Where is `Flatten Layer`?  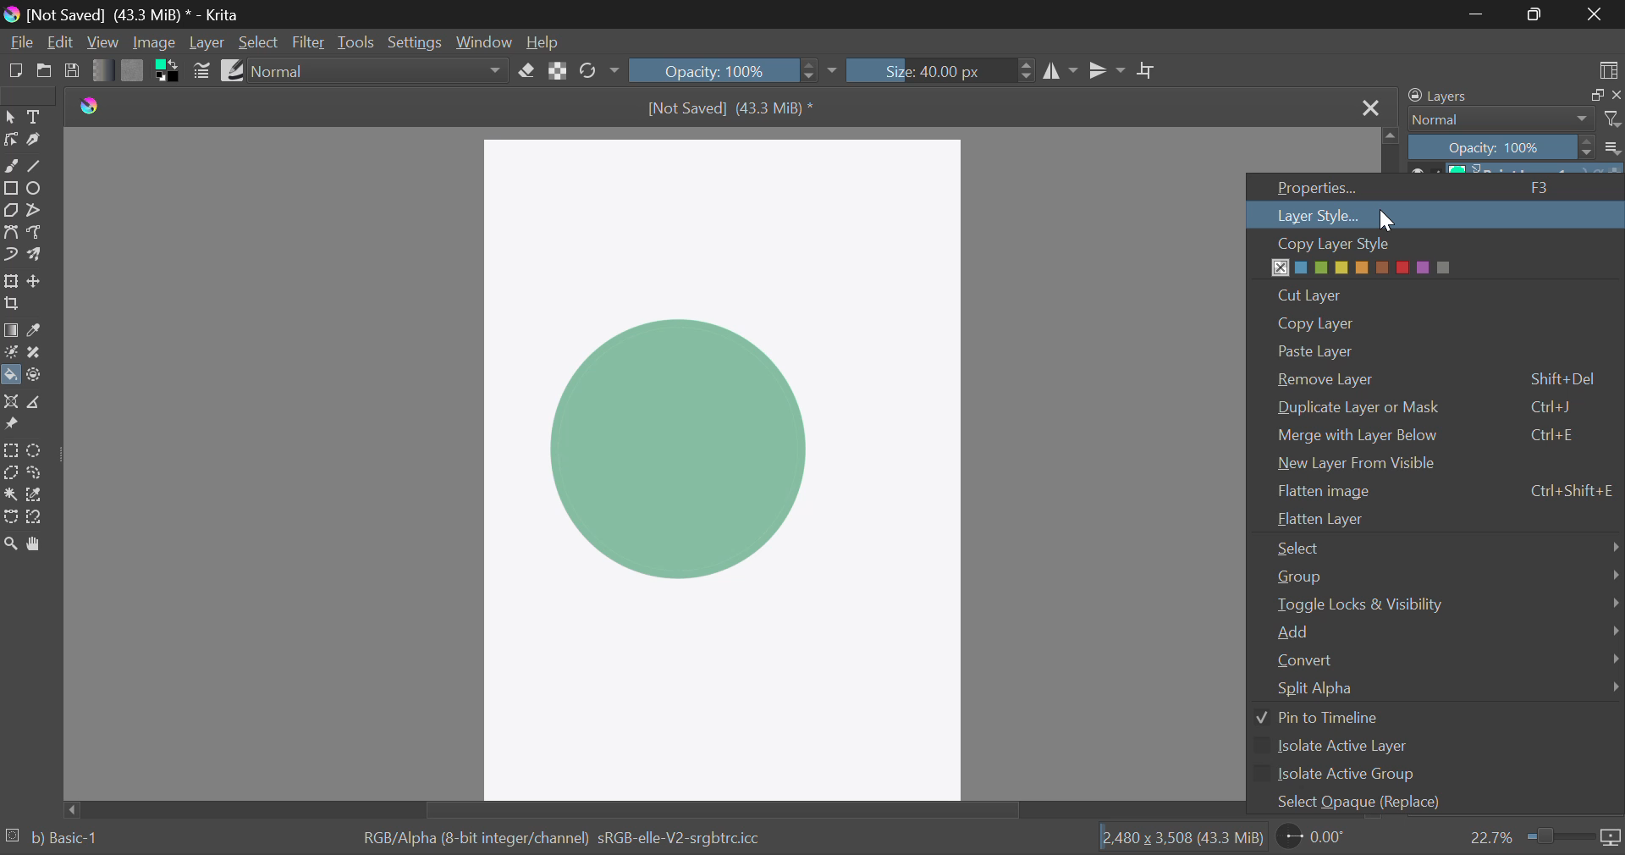 Flatten Layer is located at coordinates (1437, 517).